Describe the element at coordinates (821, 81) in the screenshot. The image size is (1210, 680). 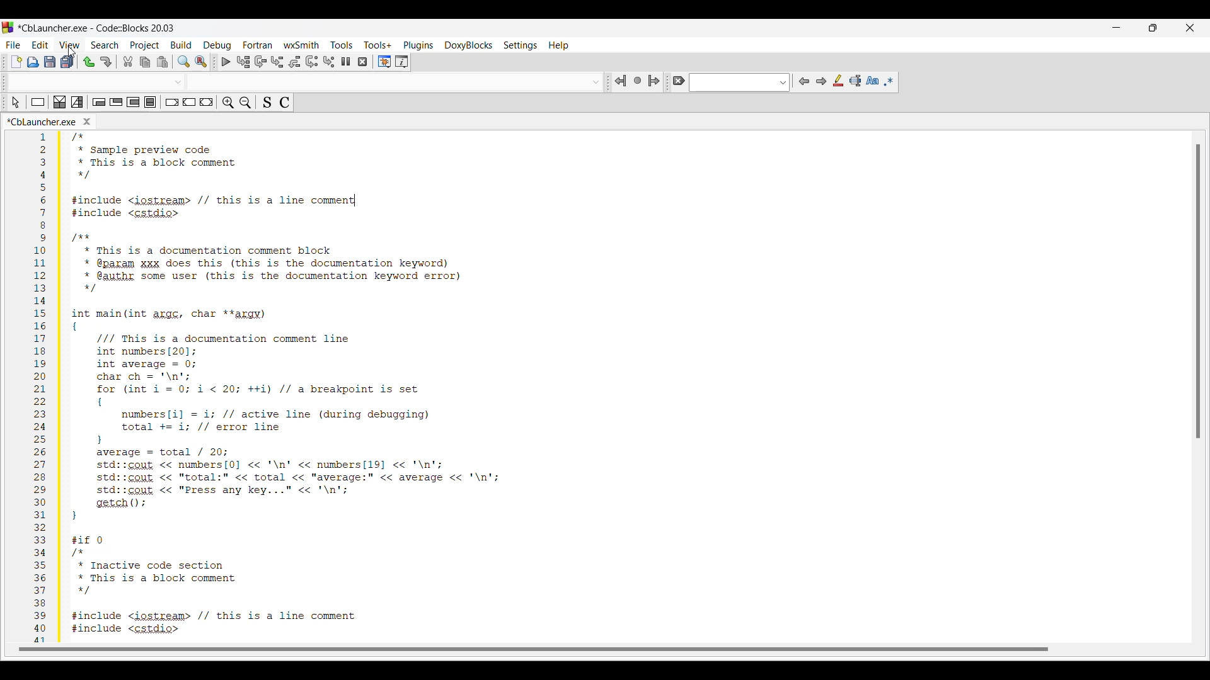
I see `Next` at that location.